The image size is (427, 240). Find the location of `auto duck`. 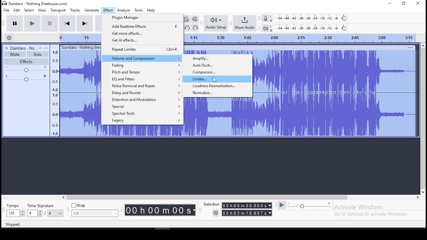

auto duck is located at coordinates (218, 66).